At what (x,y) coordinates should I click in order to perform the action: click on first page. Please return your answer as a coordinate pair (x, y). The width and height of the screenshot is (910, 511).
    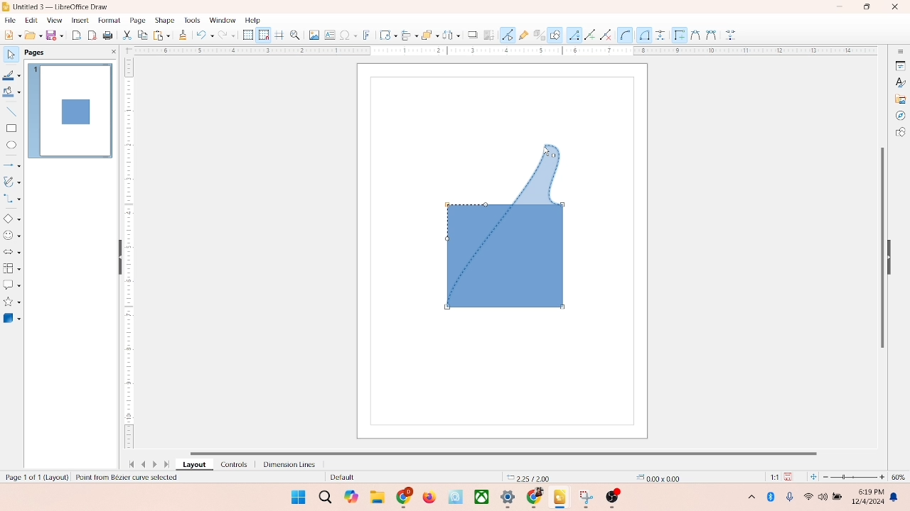
    Looking at the image, I should click on (129, 463).